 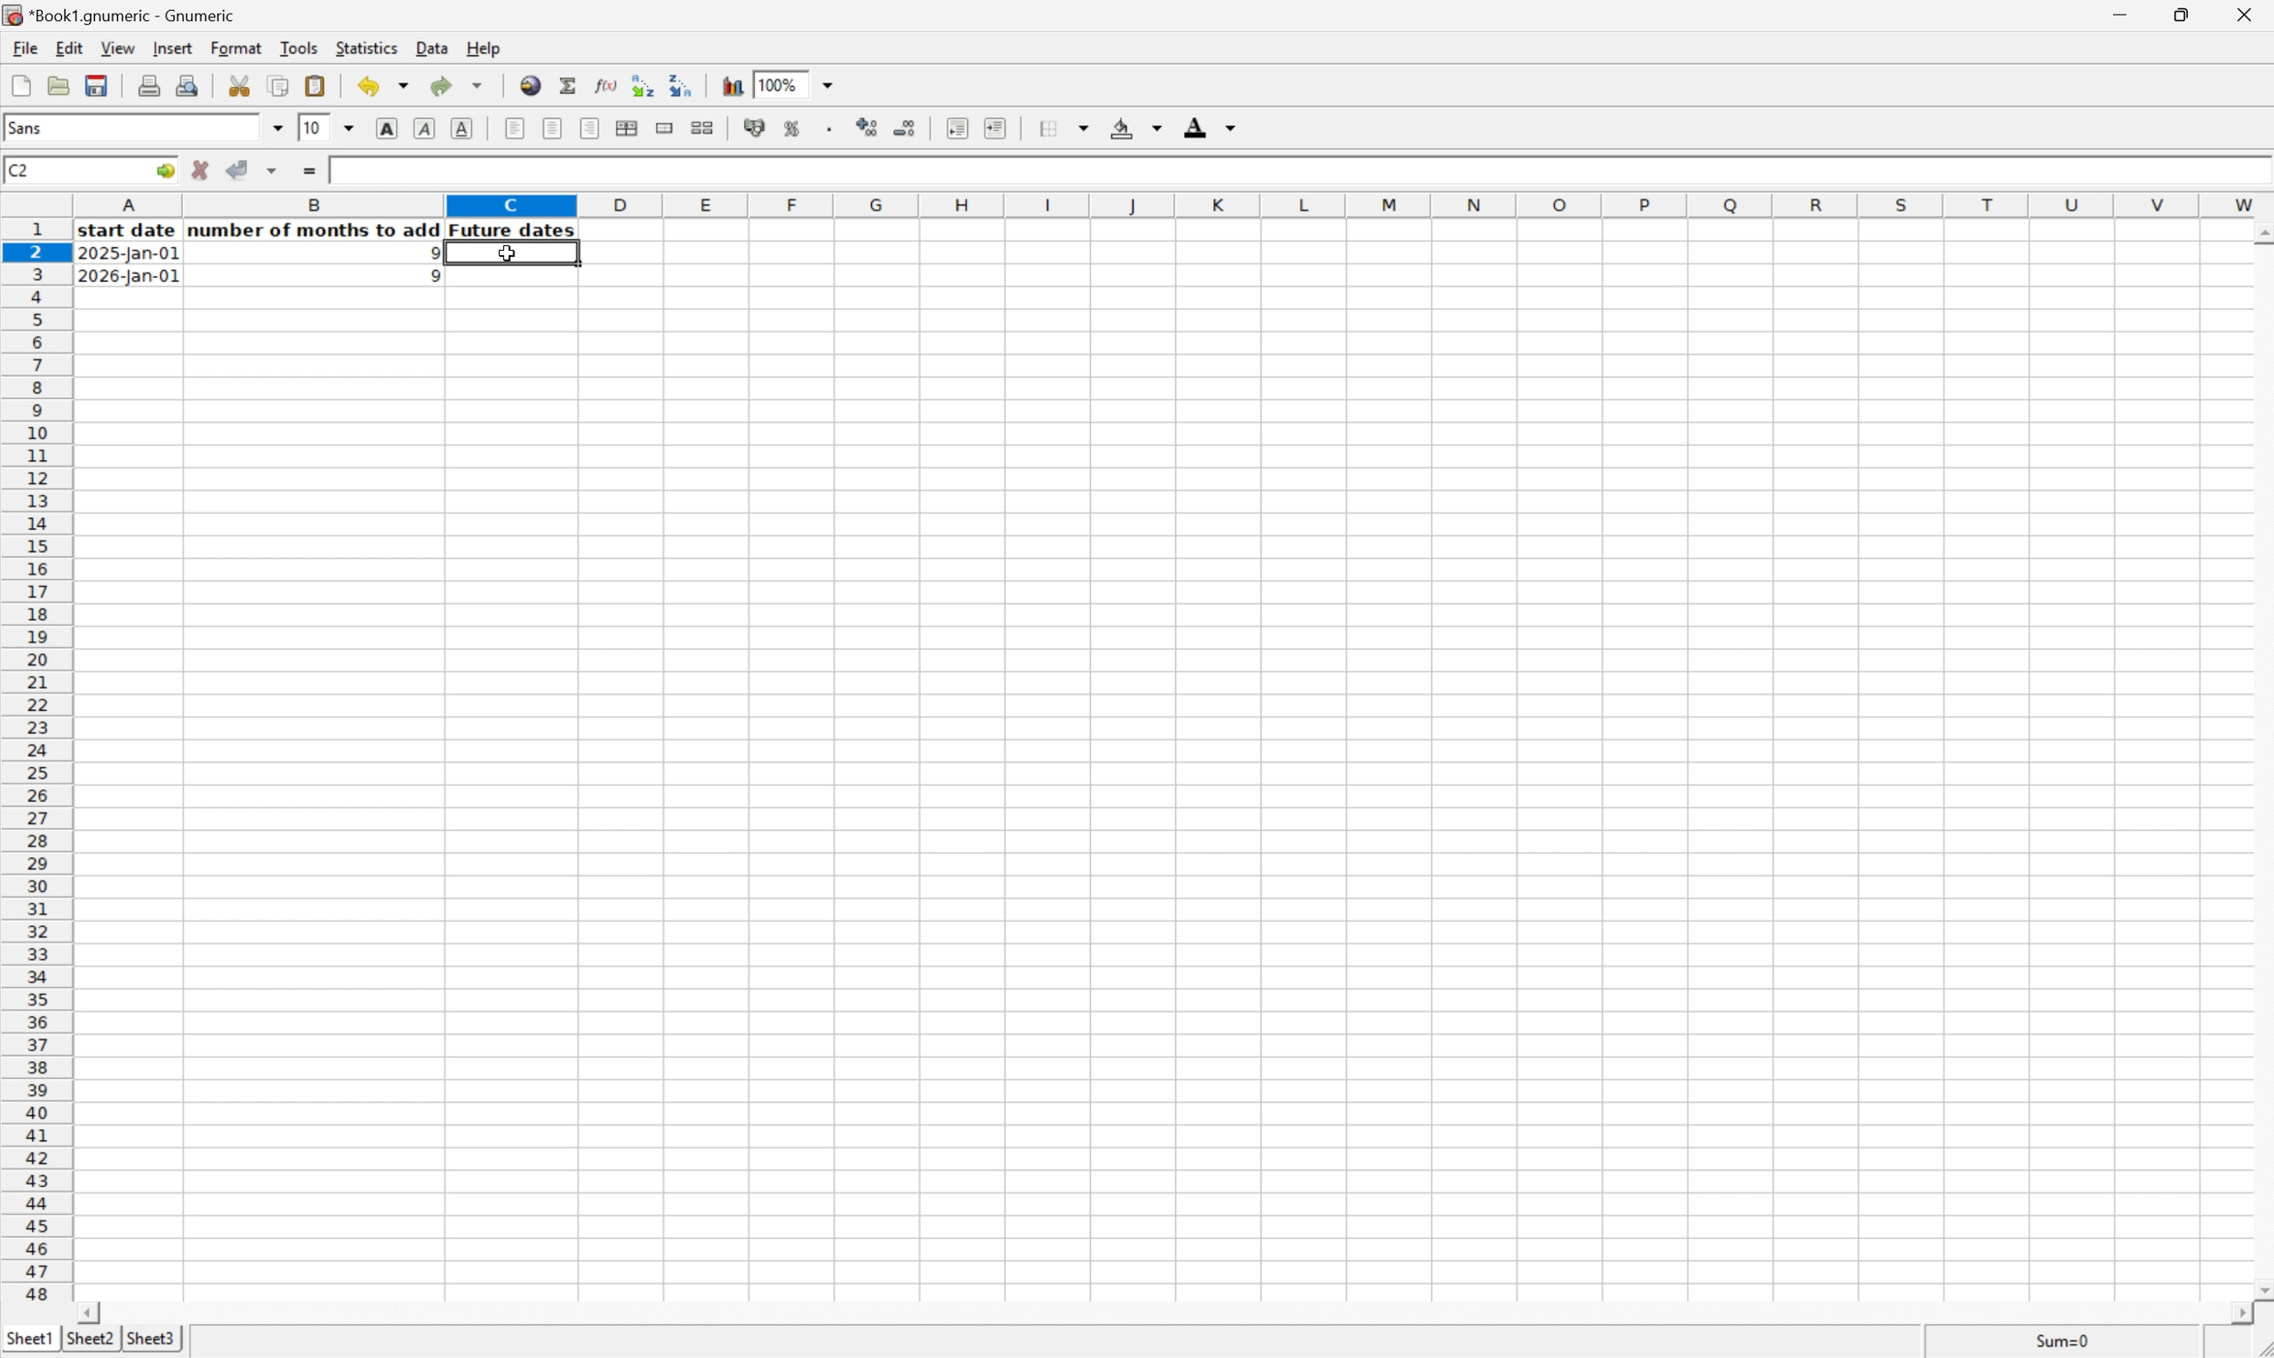 What do you see at coordinates (124, 16) in the screenshot?
I see `*Book1.gnumeric - Gnumeric` at bounding box center [124, 16].